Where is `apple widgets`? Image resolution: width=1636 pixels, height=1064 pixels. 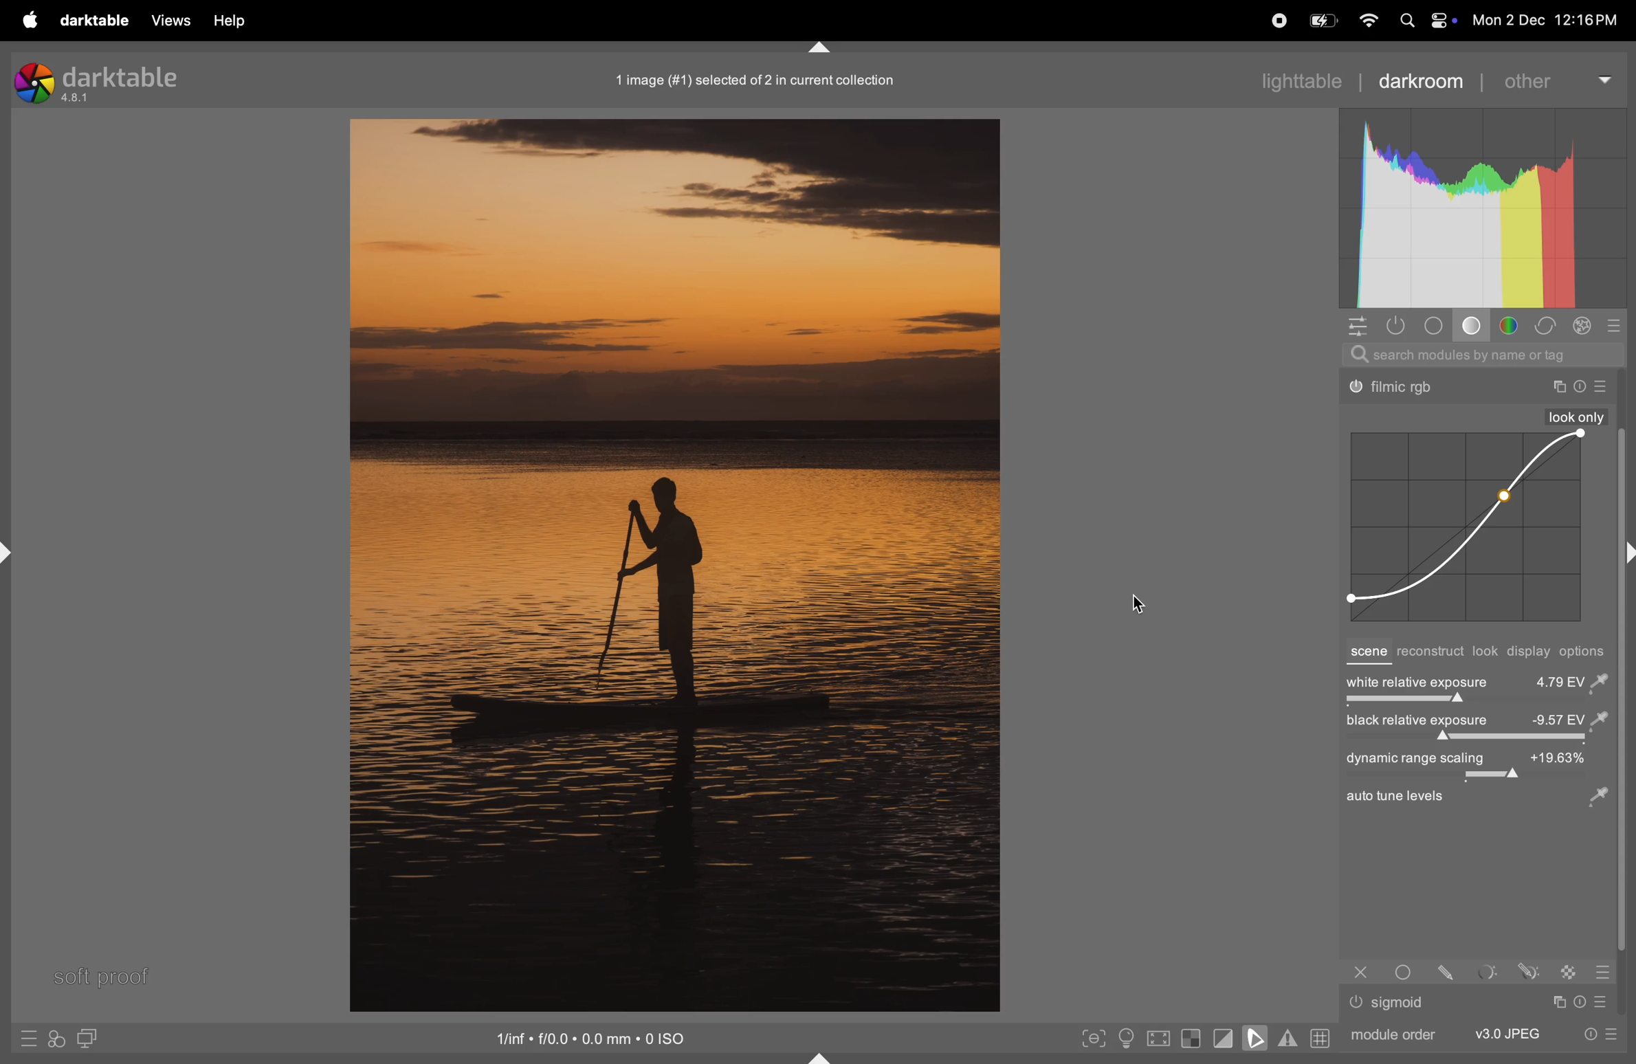 apple widgets is located at coordinates (1424, 21).